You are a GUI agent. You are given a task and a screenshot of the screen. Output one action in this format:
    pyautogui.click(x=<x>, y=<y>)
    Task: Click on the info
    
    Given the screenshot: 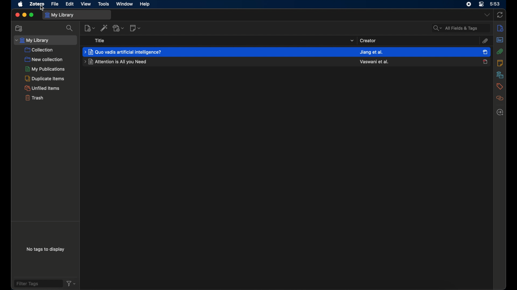 What is the action you would take?
    pyautogui.click(x=500, y=28)
    